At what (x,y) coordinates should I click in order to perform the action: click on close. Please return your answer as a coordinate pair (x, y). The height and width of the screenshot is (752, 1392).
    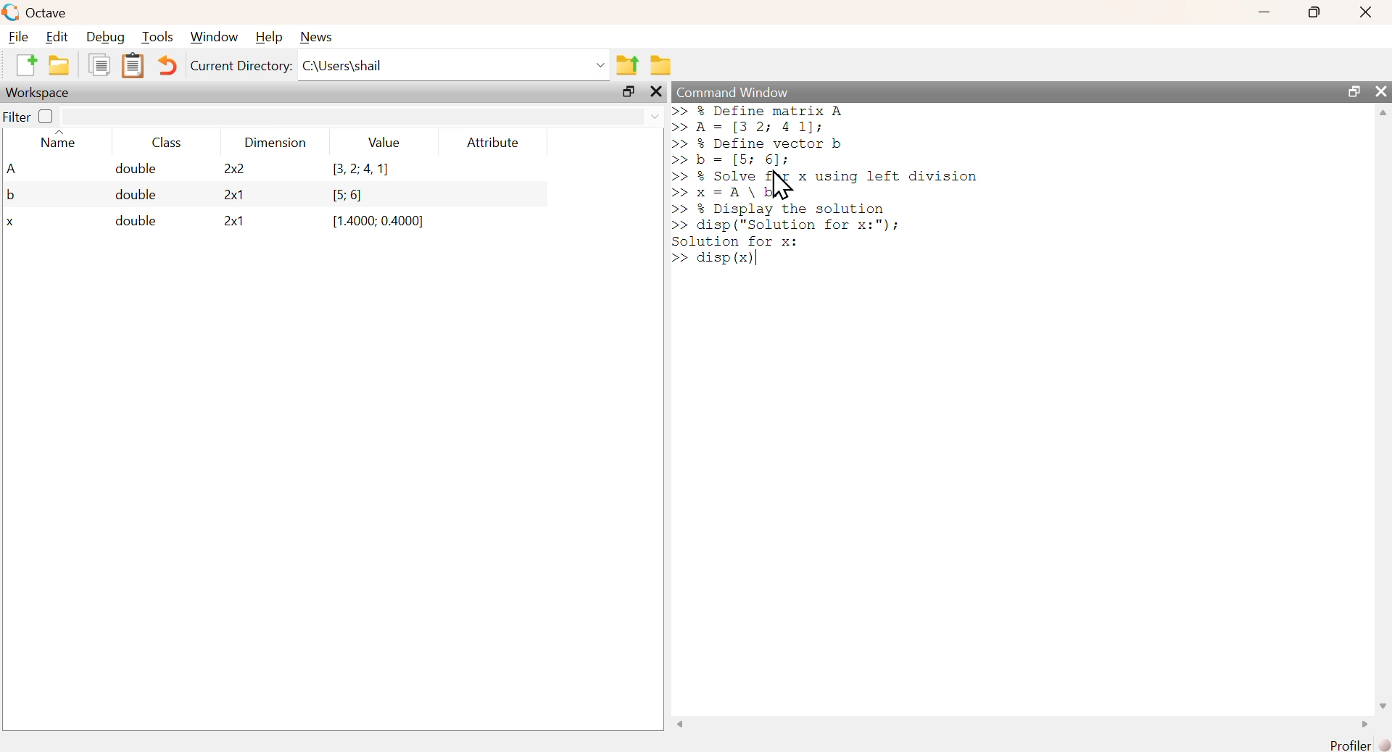
    Looking at the image, I should click on (655, 93).